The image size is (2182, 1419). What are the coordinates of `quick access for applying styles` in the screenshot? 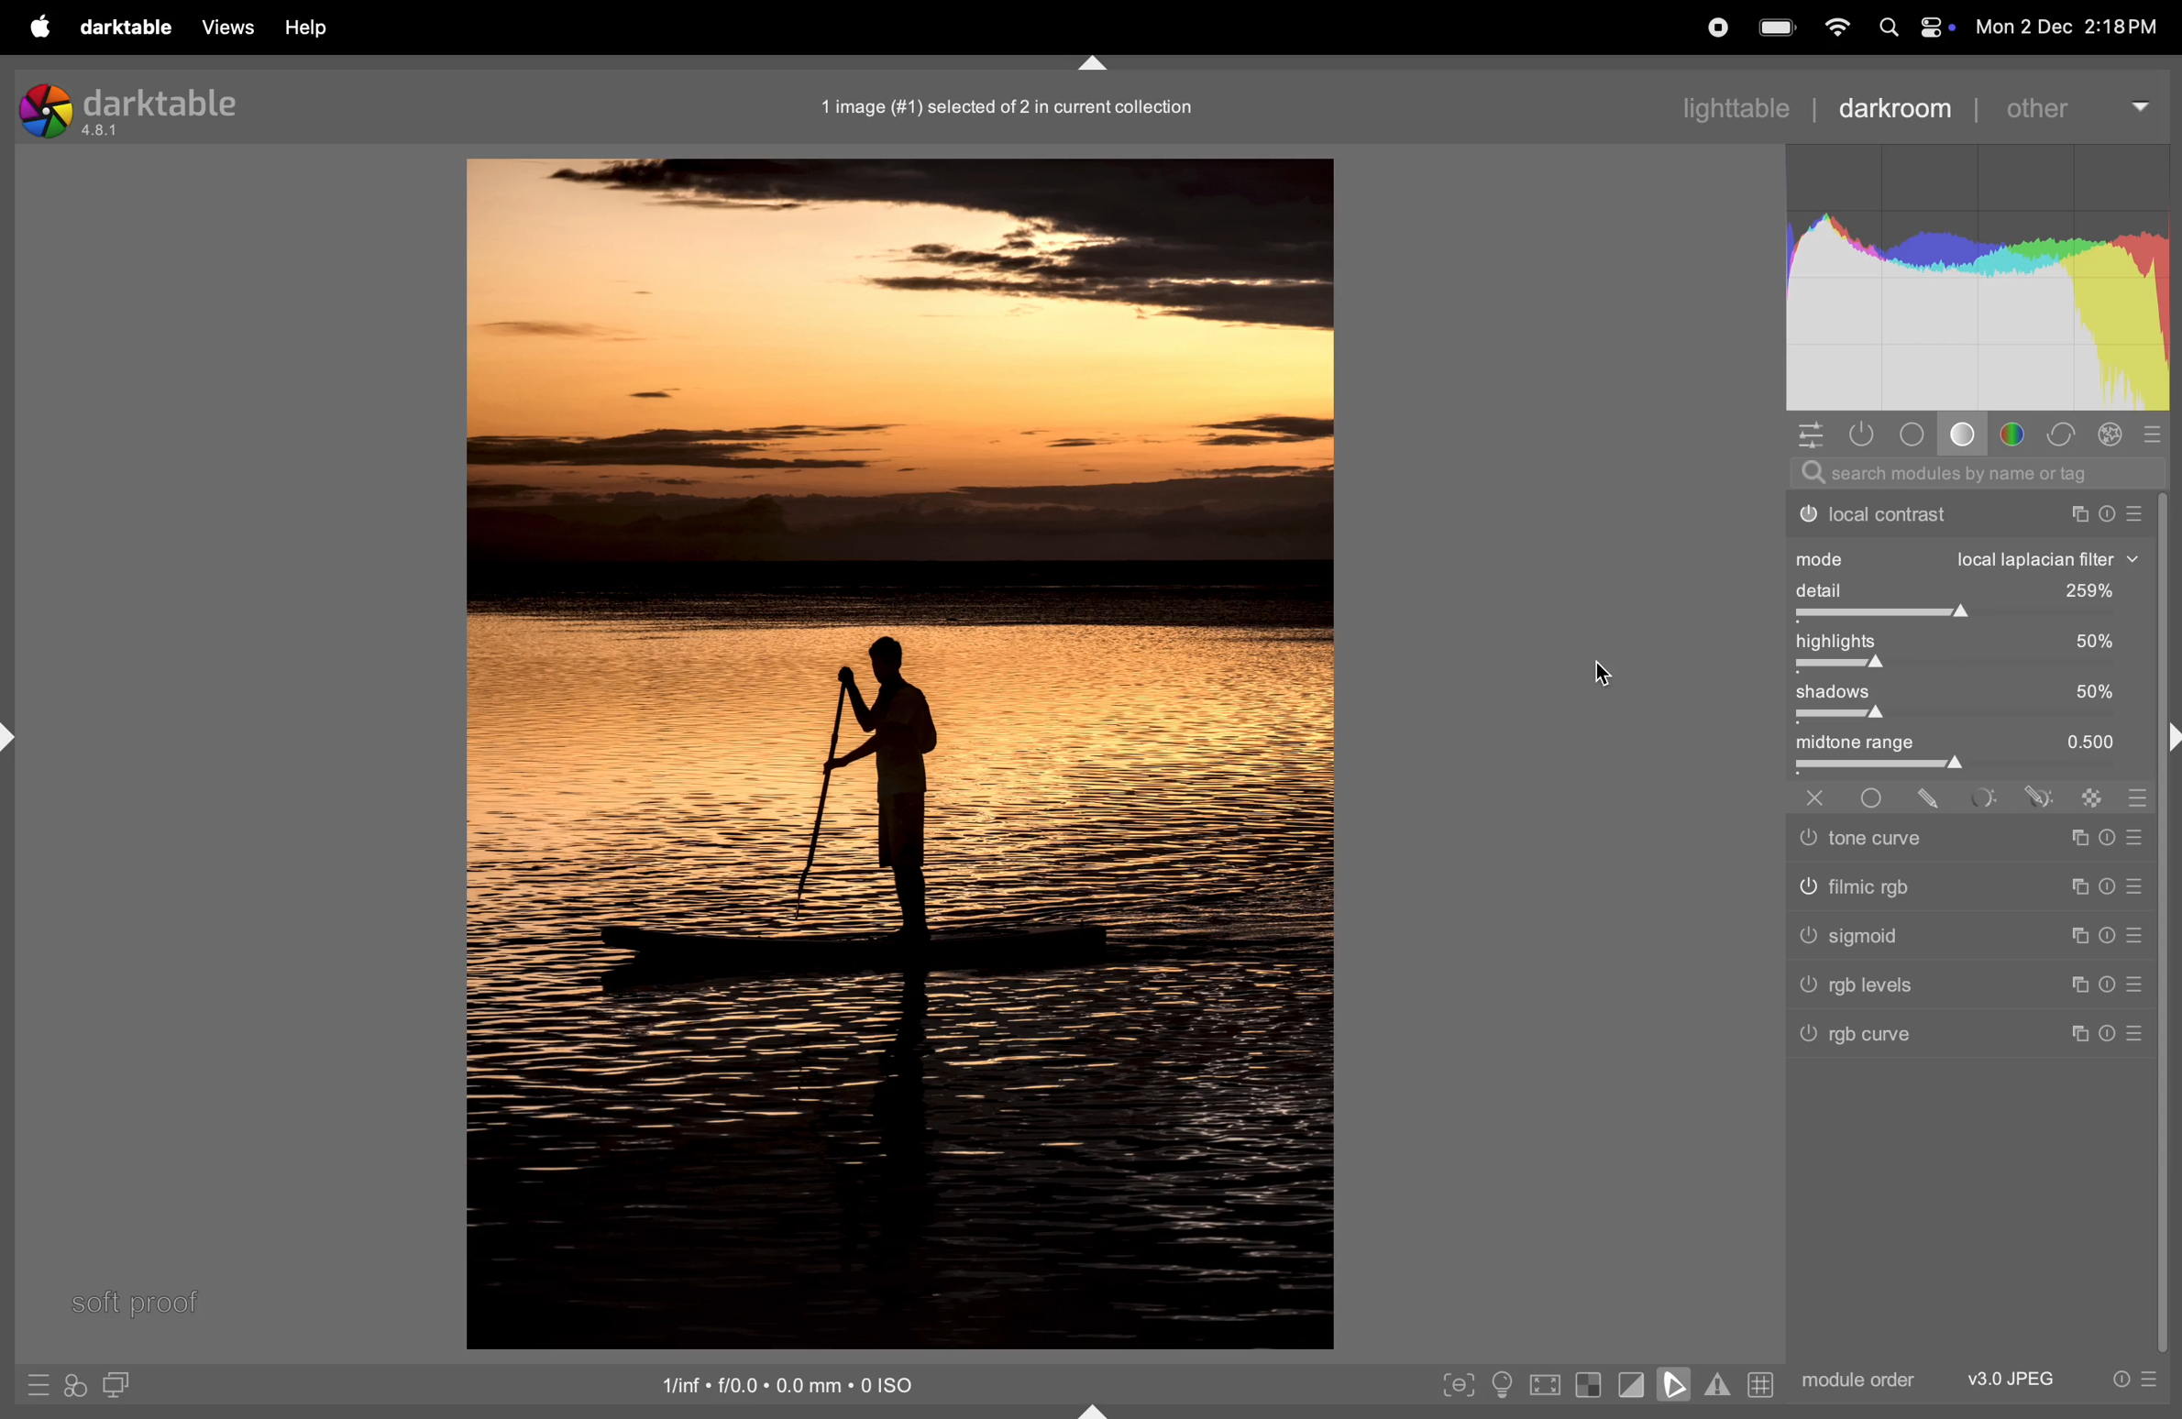 It's located at (75, 1386).